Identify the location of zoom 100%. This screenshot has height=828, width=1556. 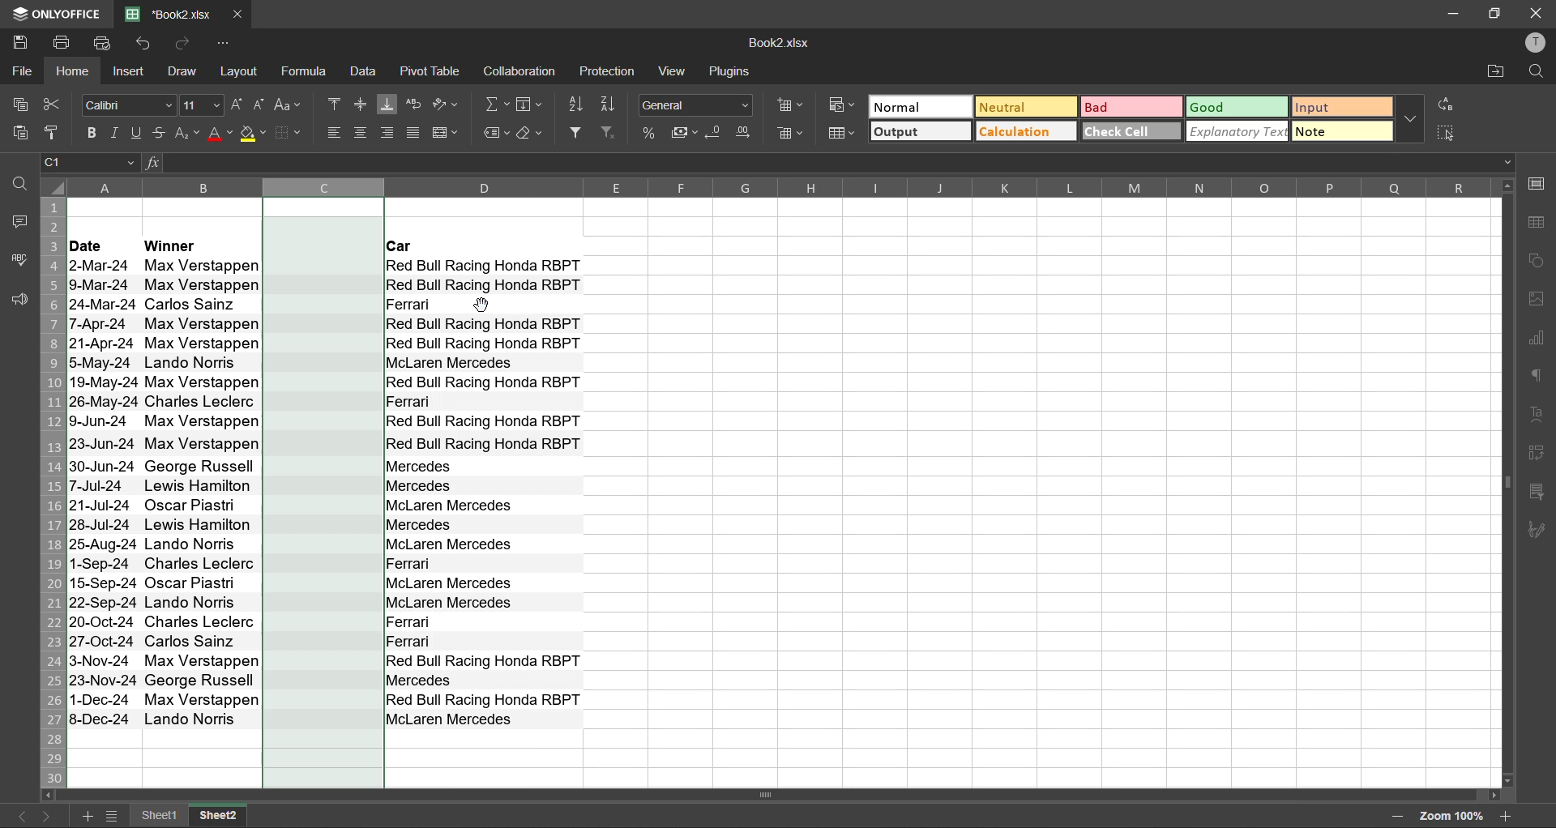
(1451, 816).